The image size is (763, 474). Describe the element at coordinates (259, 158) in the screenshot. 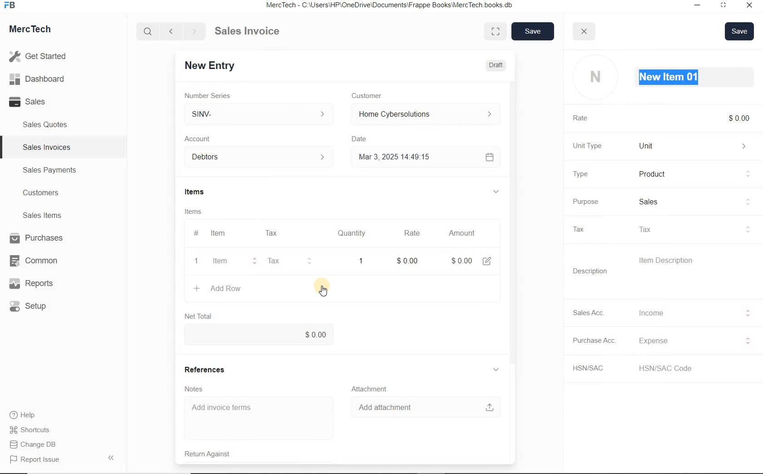

I see `Account dropdown` at that location.